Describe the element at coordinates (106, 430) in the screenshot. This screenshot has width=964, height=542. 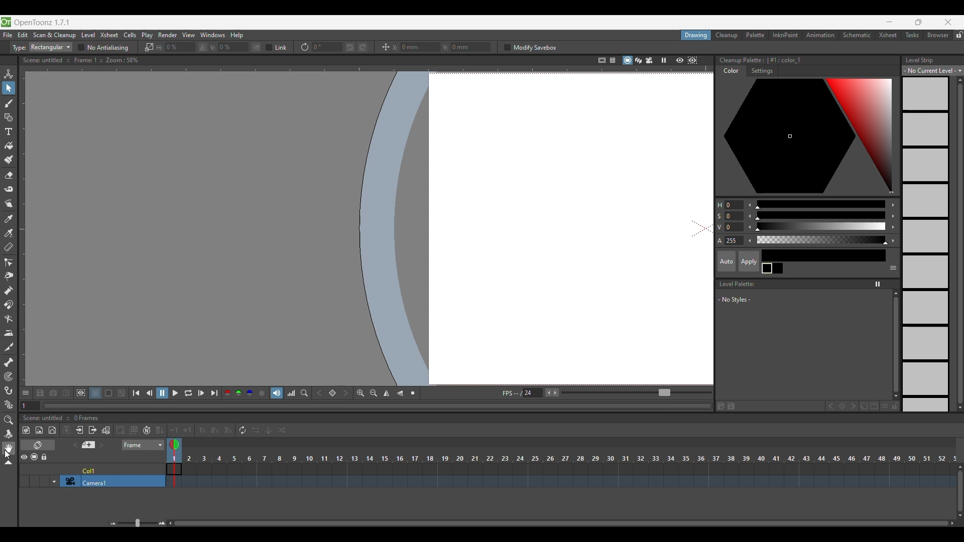
I see `Toggle edit in place` at that location.